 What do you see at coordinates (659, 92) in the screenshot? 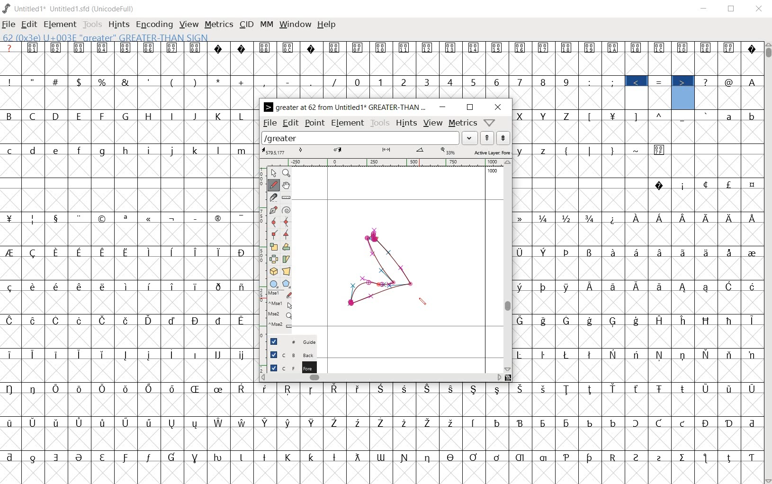
I see `glyps` at bounding box center [659, 92].